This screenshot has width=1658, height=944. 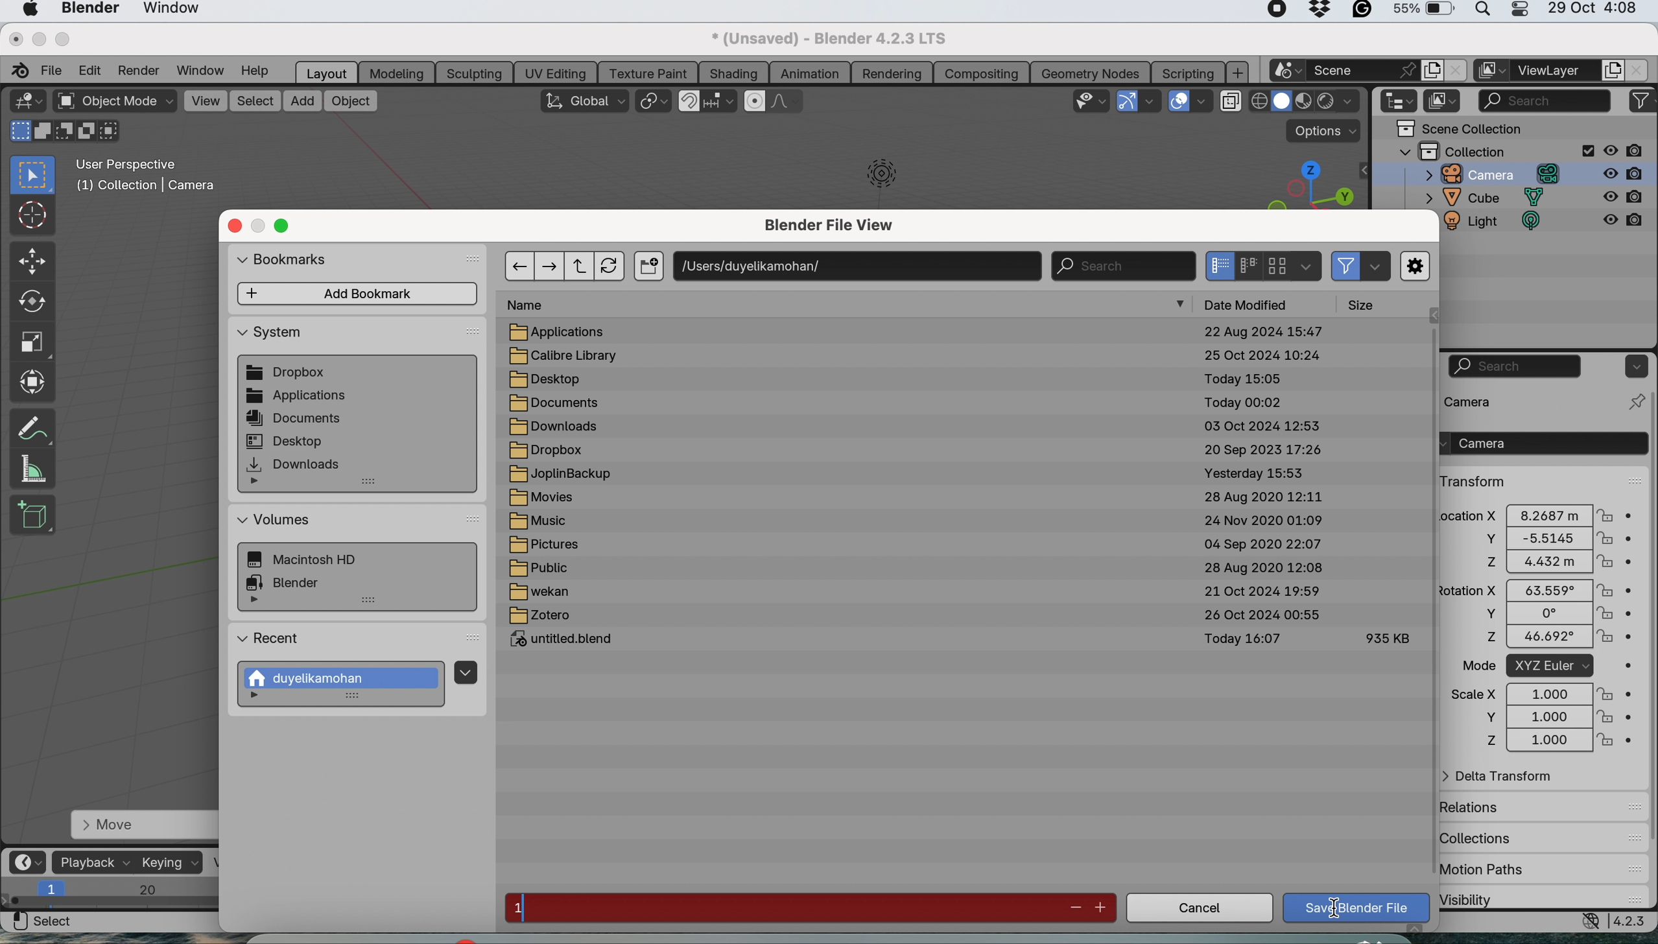 I want to click on overlays, so click(x=1203, y=104).